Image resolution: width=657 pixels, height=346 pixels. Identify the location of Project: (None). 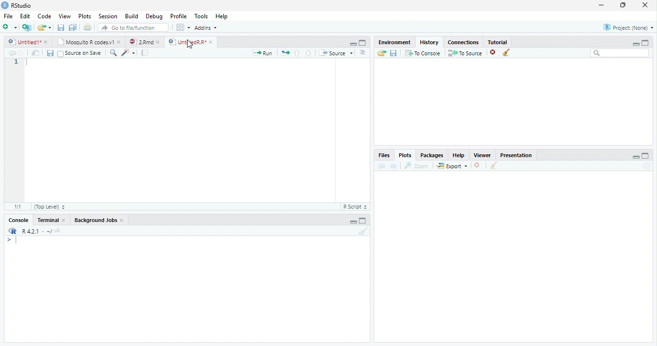
(628, 27).